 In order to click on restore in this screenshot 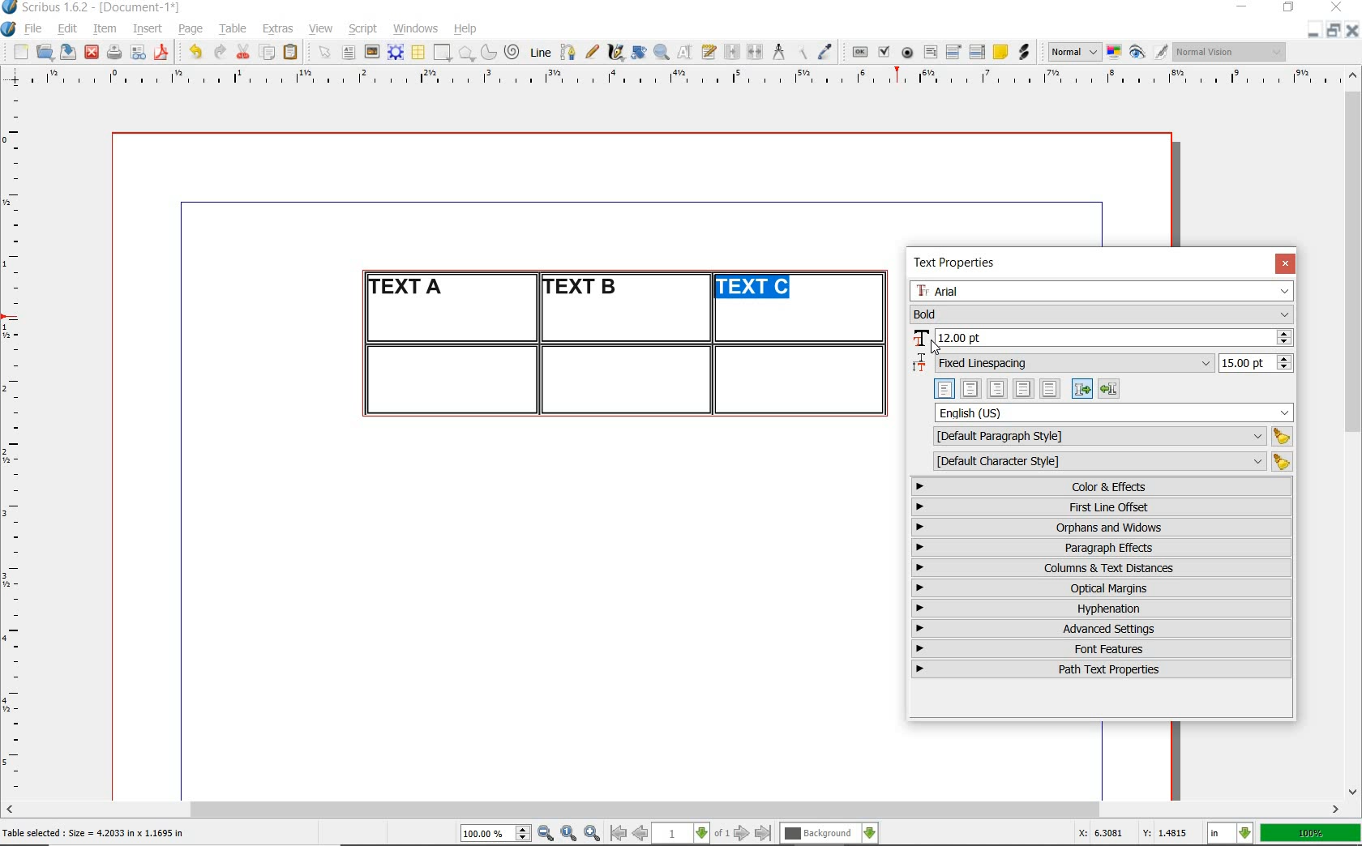, I will do `click(1289, 8)`.